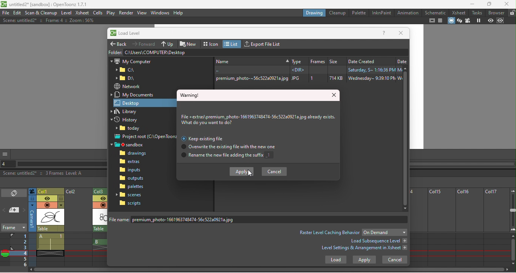 The width and height of the screenshot is (516, 273). What do you see at coordinates (211, 43) in the screenshot?
I see `Icon` at bounding box center [211, 43].